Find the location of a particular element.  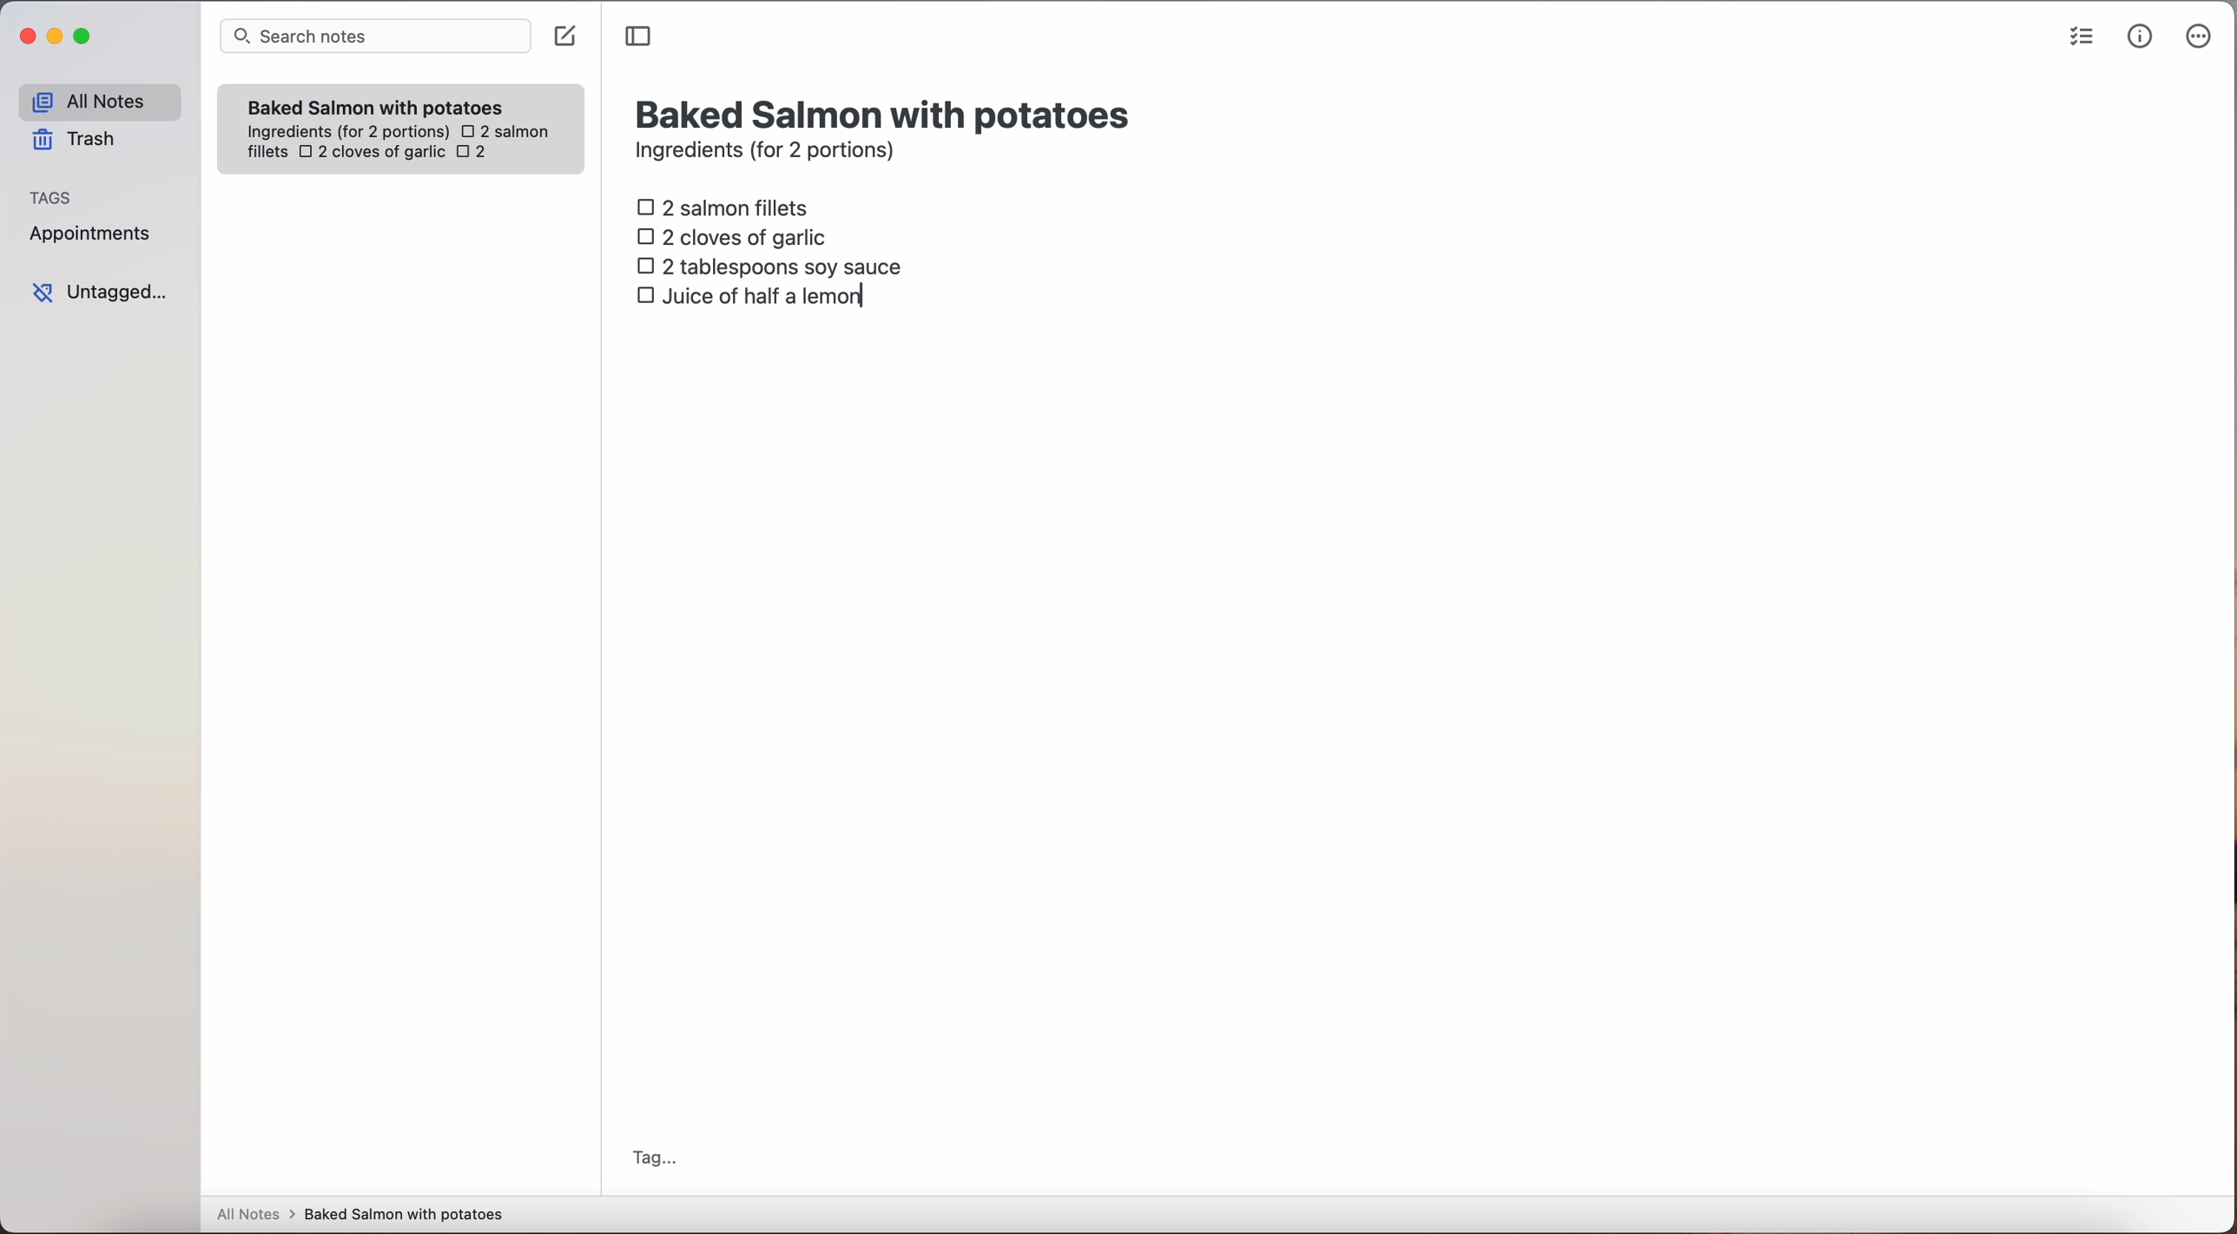

ingredients (for 2 portions) is located at coordinates (770, 153).